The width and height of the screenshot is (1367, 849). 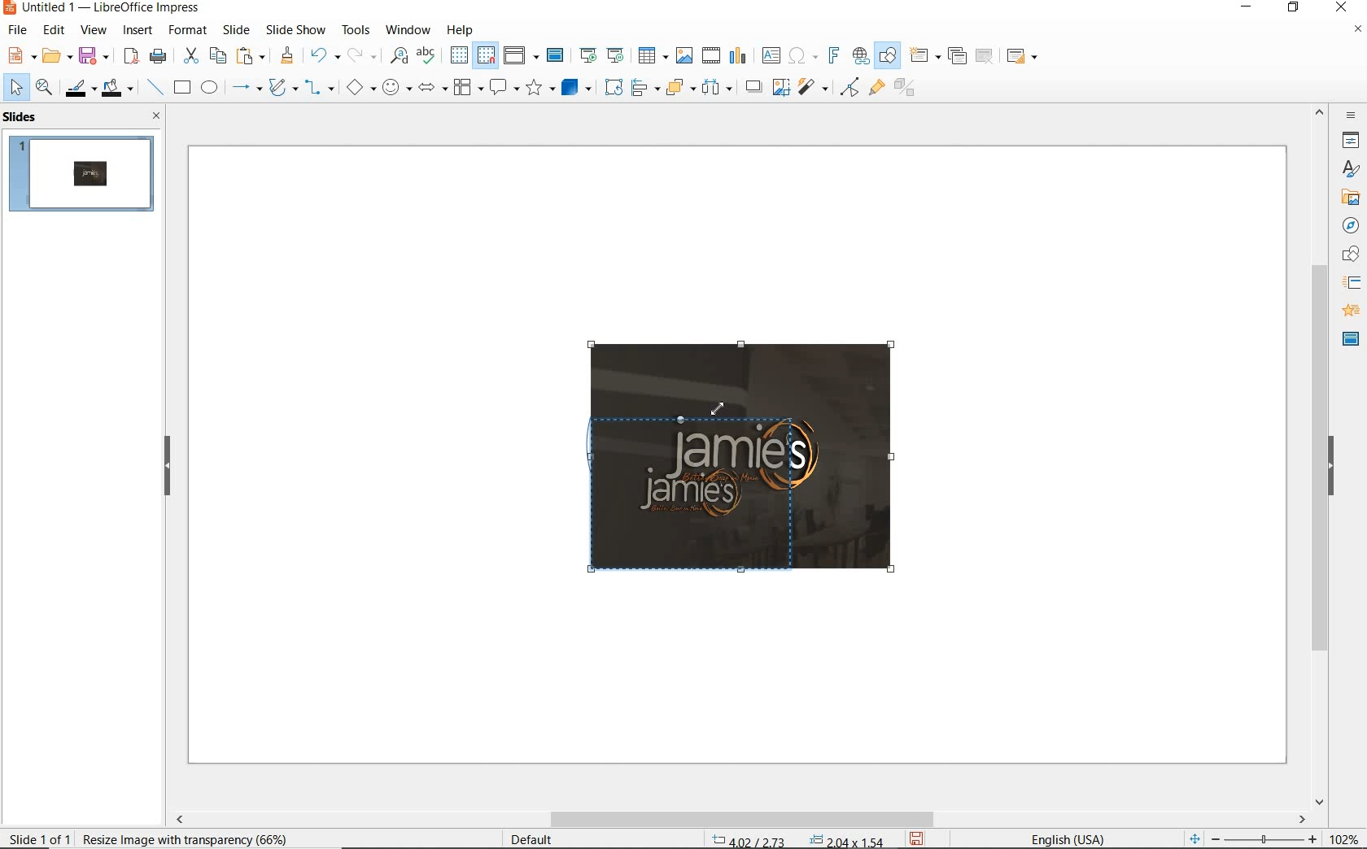 I want to click on Default, so click(x=533, y=839).